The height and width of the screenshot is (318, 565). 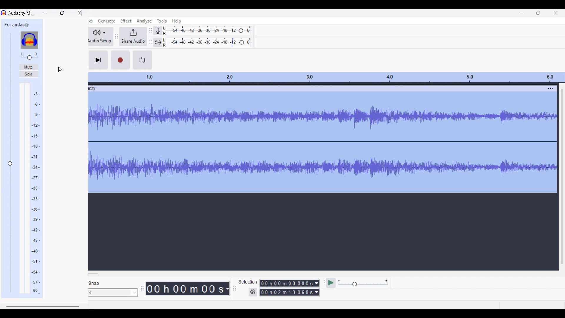 What do you see at coordinates (521, 13) in the screenshot?
I see `Minimize` at bounding box center [521, 13].